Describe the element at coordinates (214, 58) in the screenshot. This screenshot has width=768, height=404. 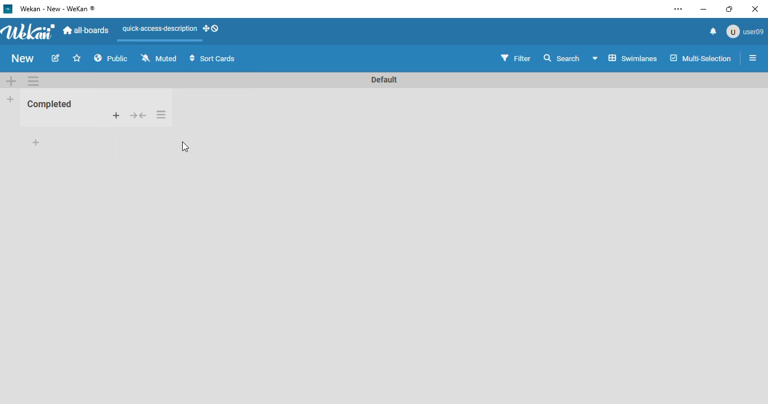
I see `sort cards` at that location.